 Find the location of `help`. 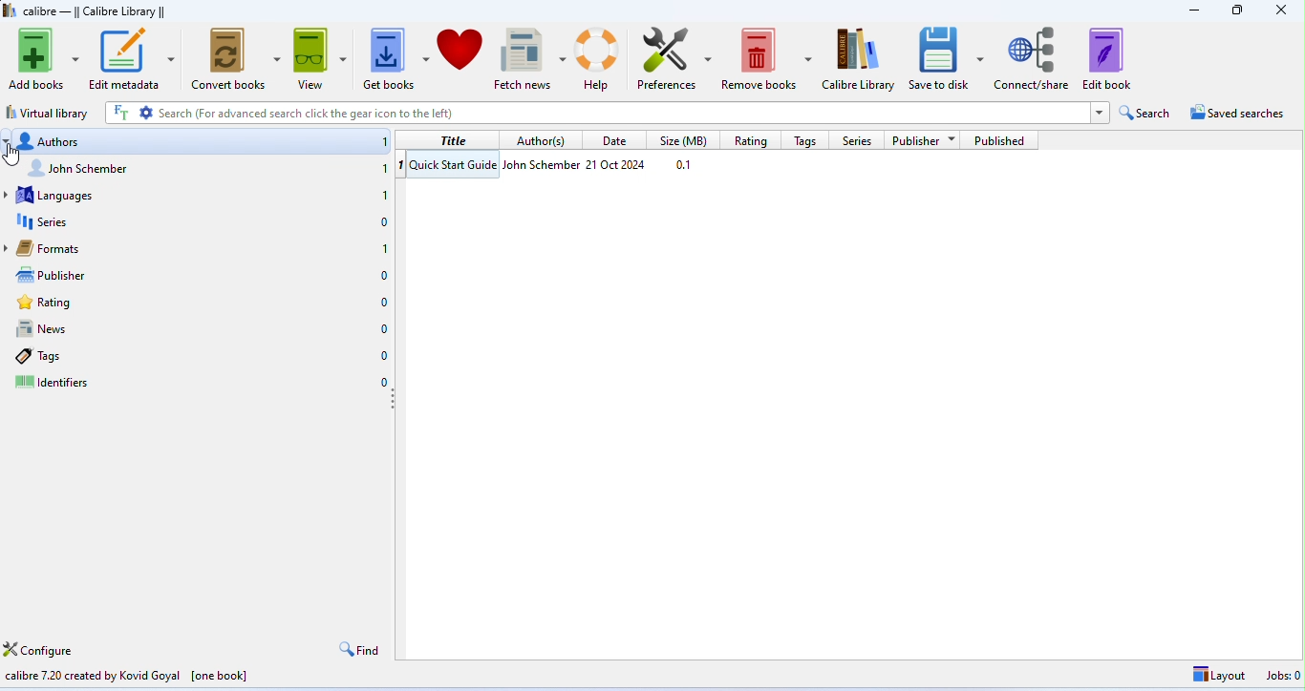

help is located at coordinates (598, 58).